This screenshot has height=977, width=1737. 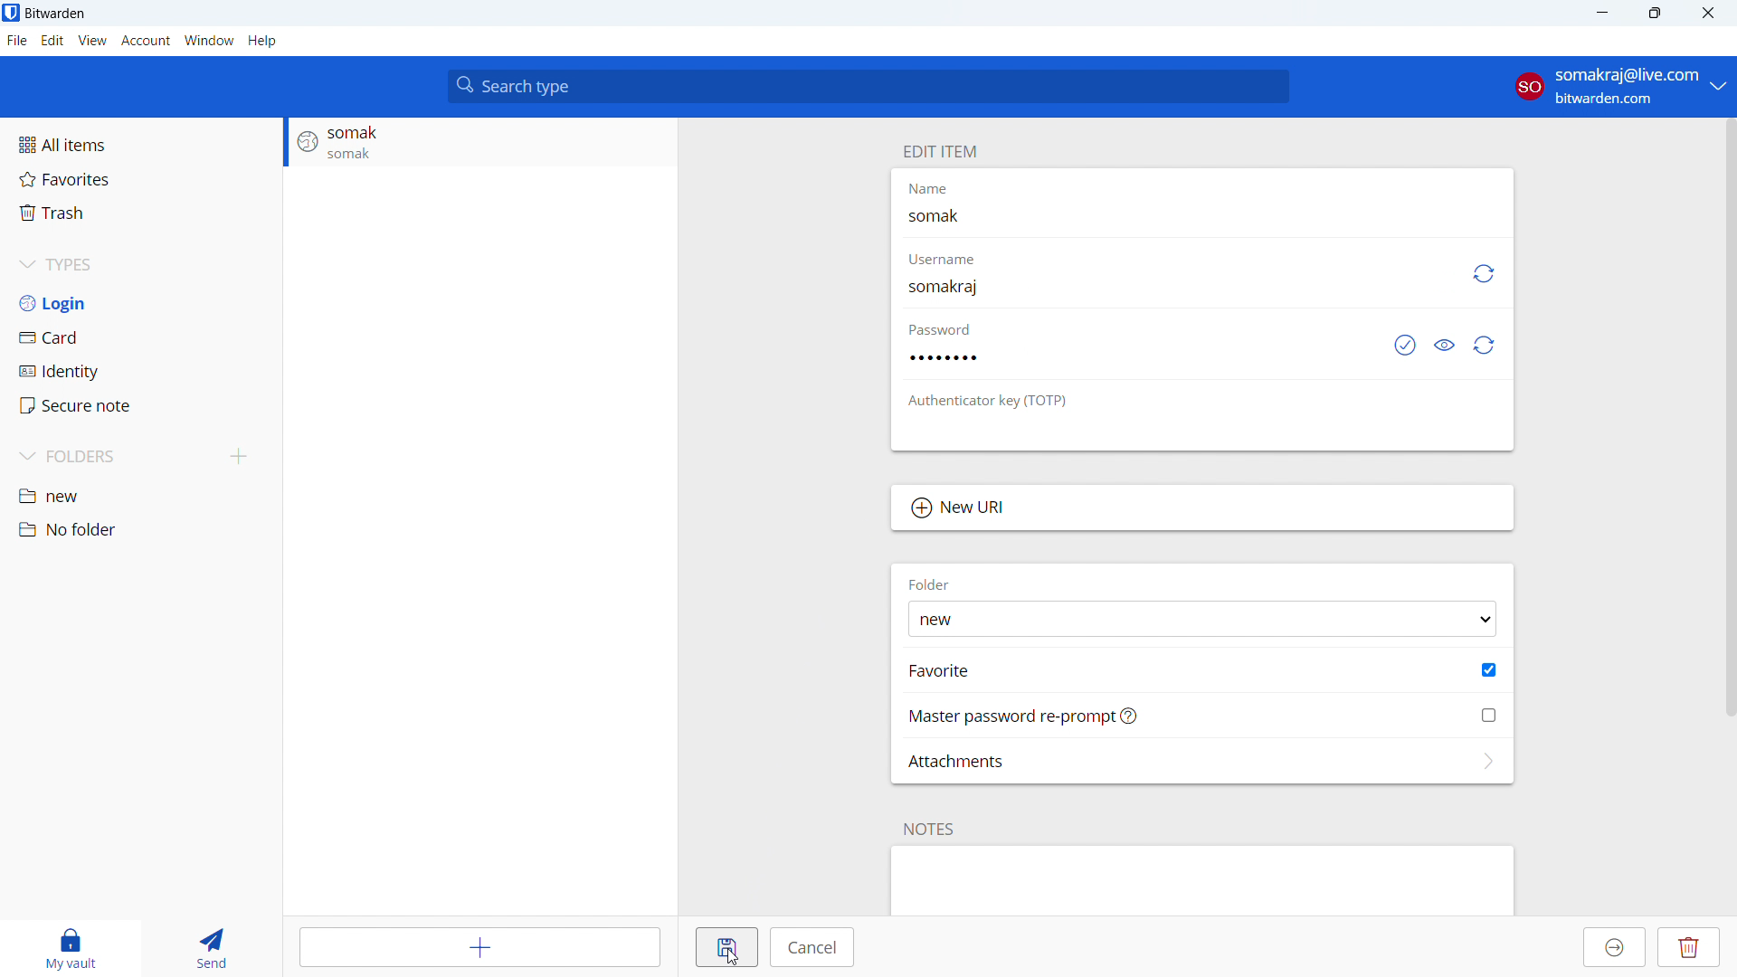 I want to click on maximize, so click(x=1654, y=14).